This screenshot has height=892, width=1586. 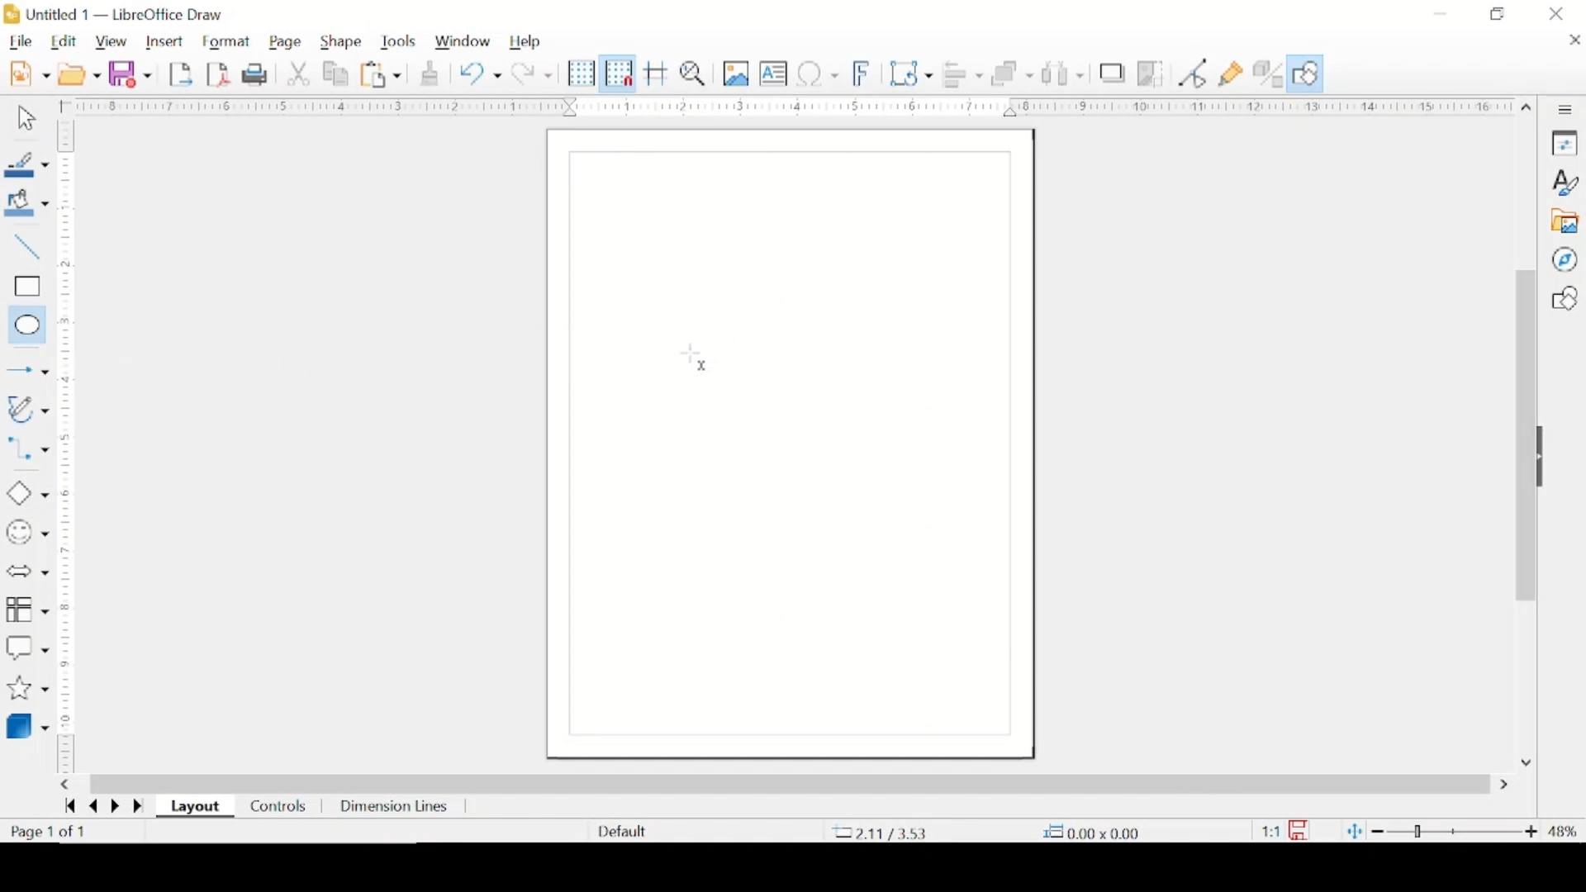 I want to click on close, so click(x=1558, y=13).